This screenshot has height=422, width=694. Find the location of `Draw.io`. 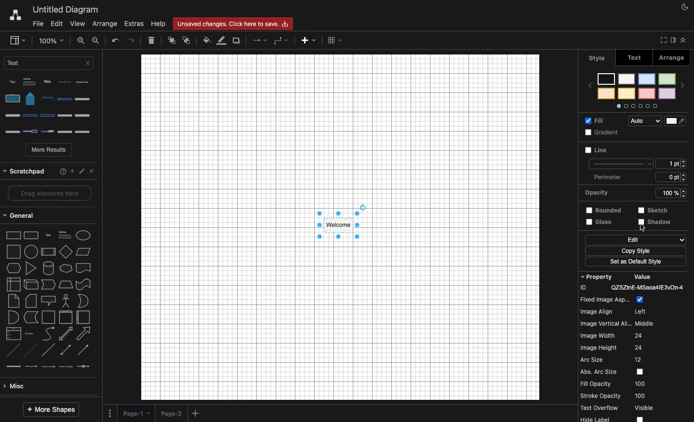

Draw.io is located at coordinates (15, 16).